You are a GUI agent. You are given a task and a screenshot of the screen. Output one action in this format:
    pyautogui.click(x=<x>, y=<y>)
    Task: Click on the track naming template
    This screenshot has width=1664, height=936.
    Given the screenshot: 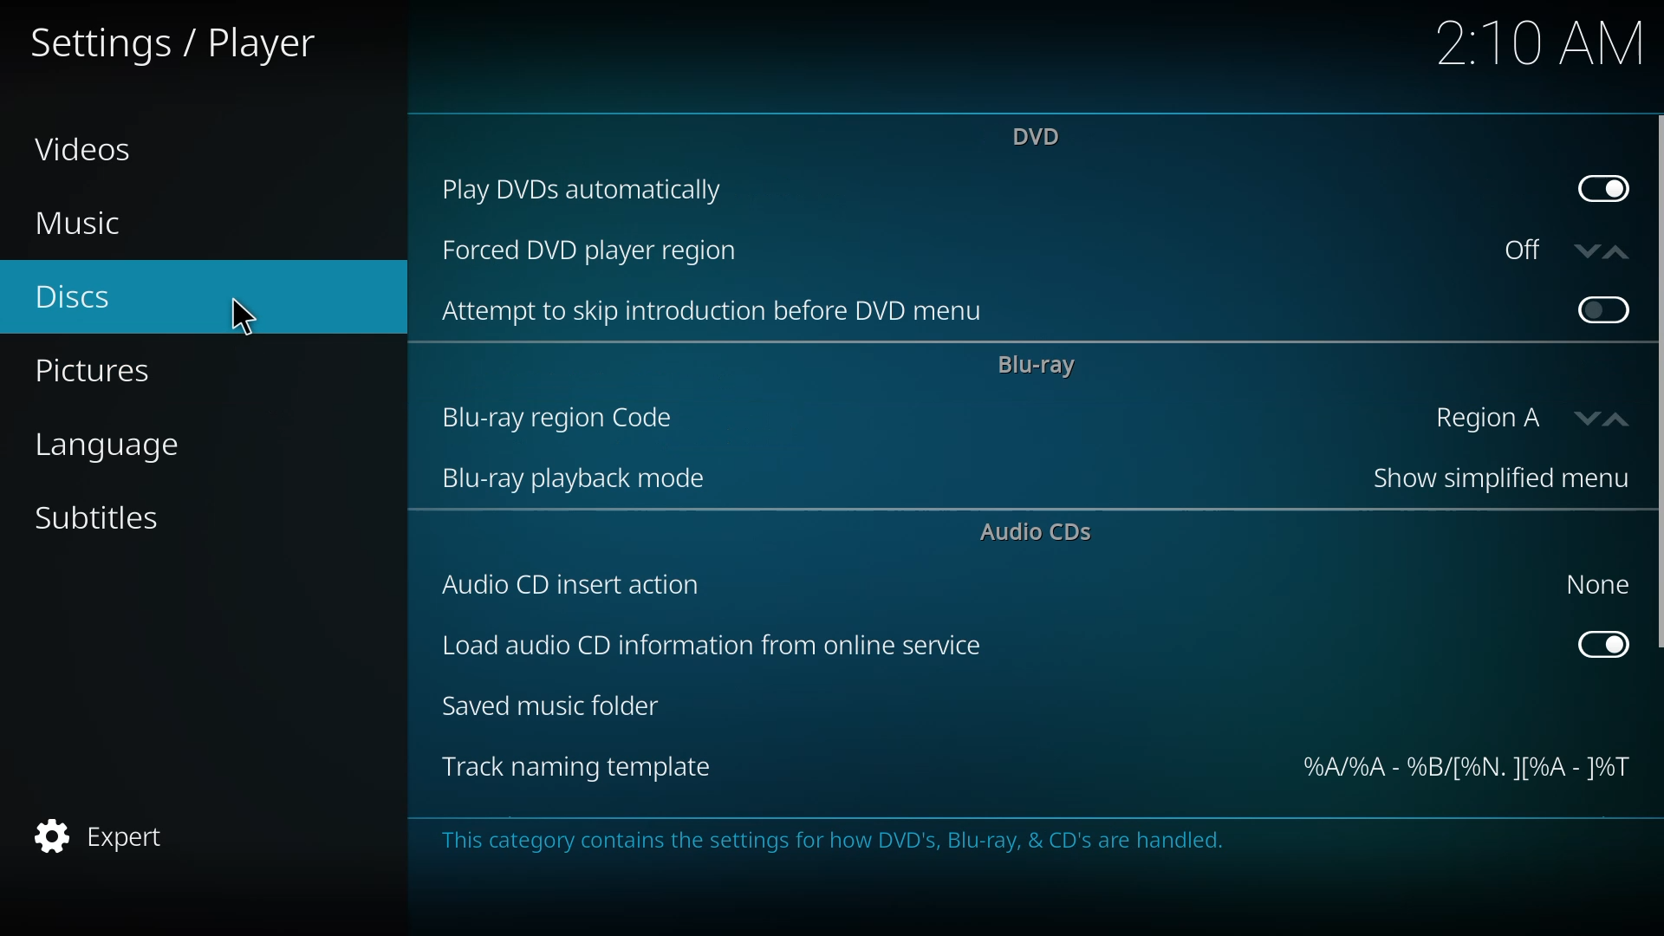 What is the action you would take?
    pyautogui.click(x=580, y=764)
    